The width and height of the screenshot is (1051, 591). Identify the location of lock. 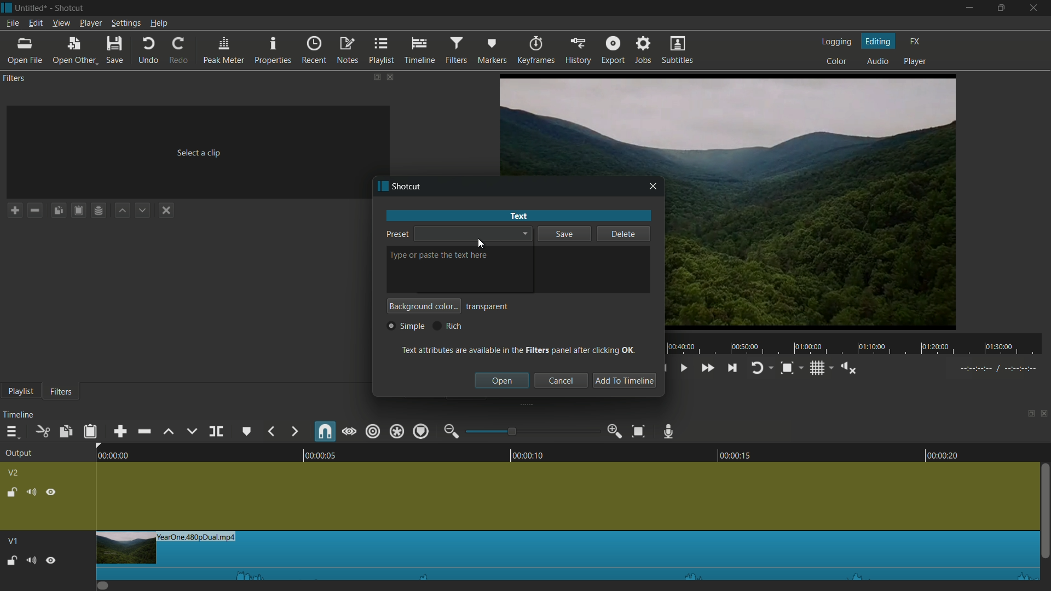
(10, 491).